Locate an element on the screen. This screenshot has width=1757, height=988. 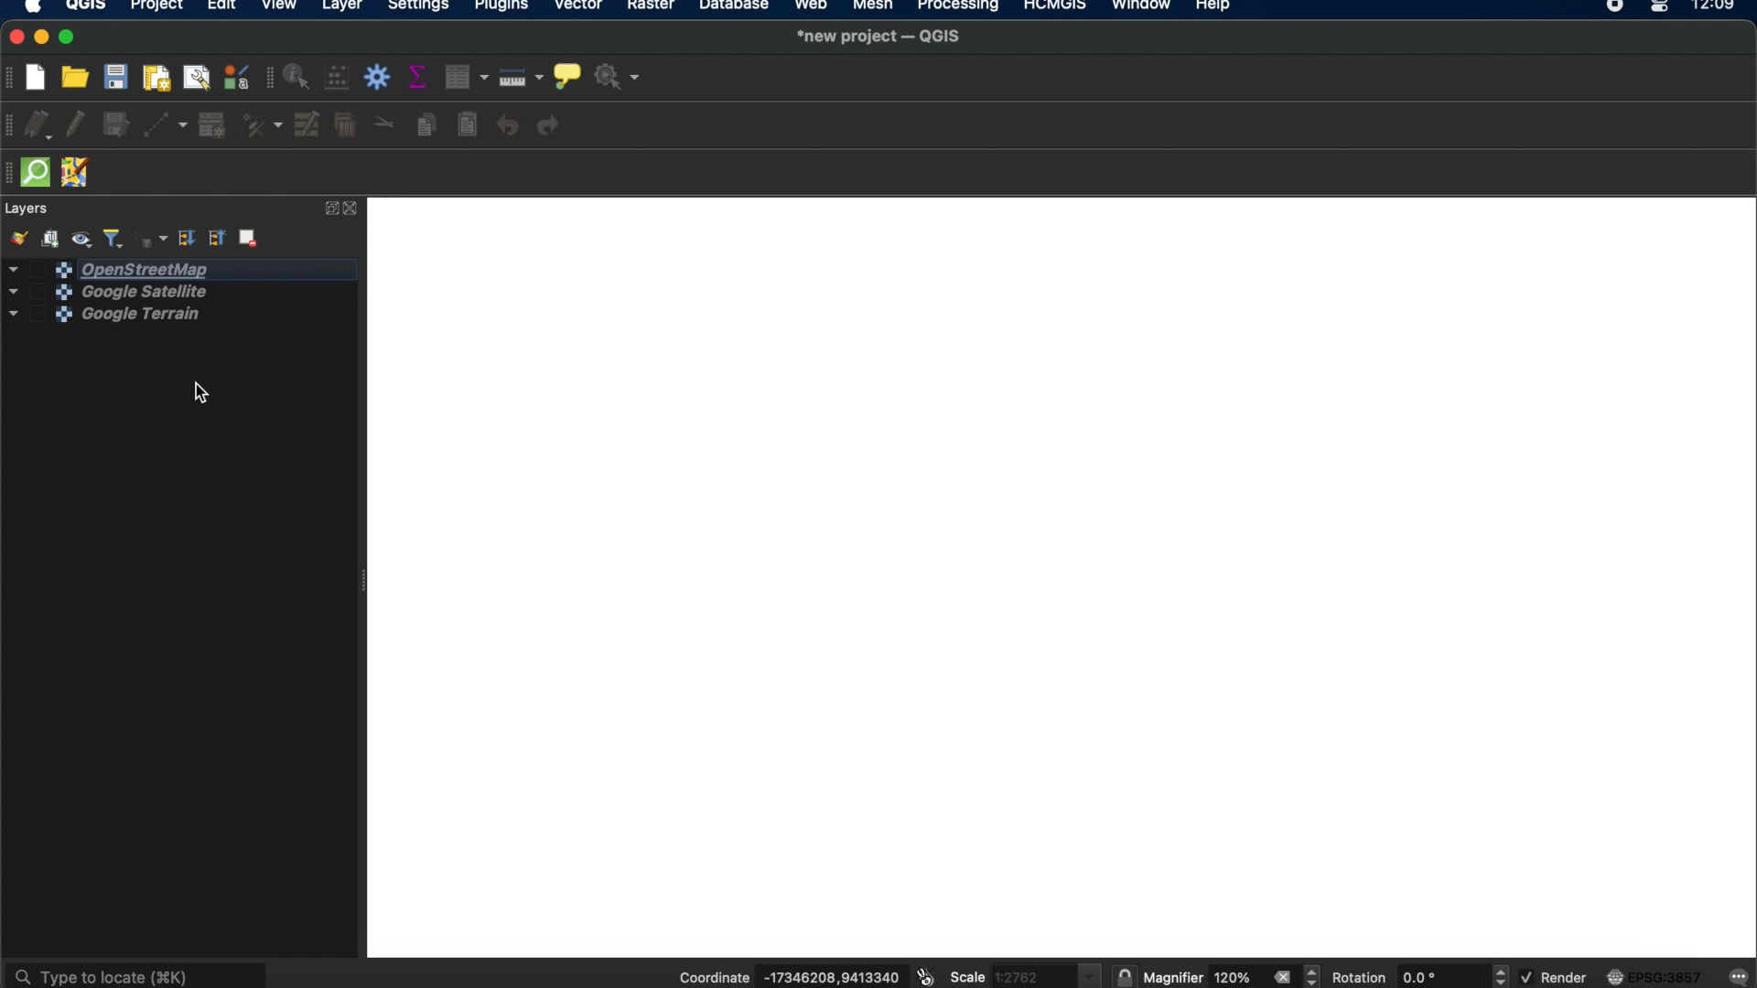
show layout manager is located at coordinates (199, 77).